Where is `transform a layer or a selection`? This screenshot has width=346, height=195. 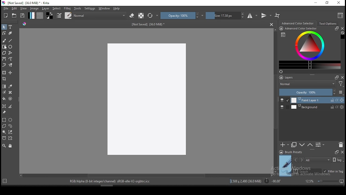 transform a layer or a selection is located at coordinates (4, 72).